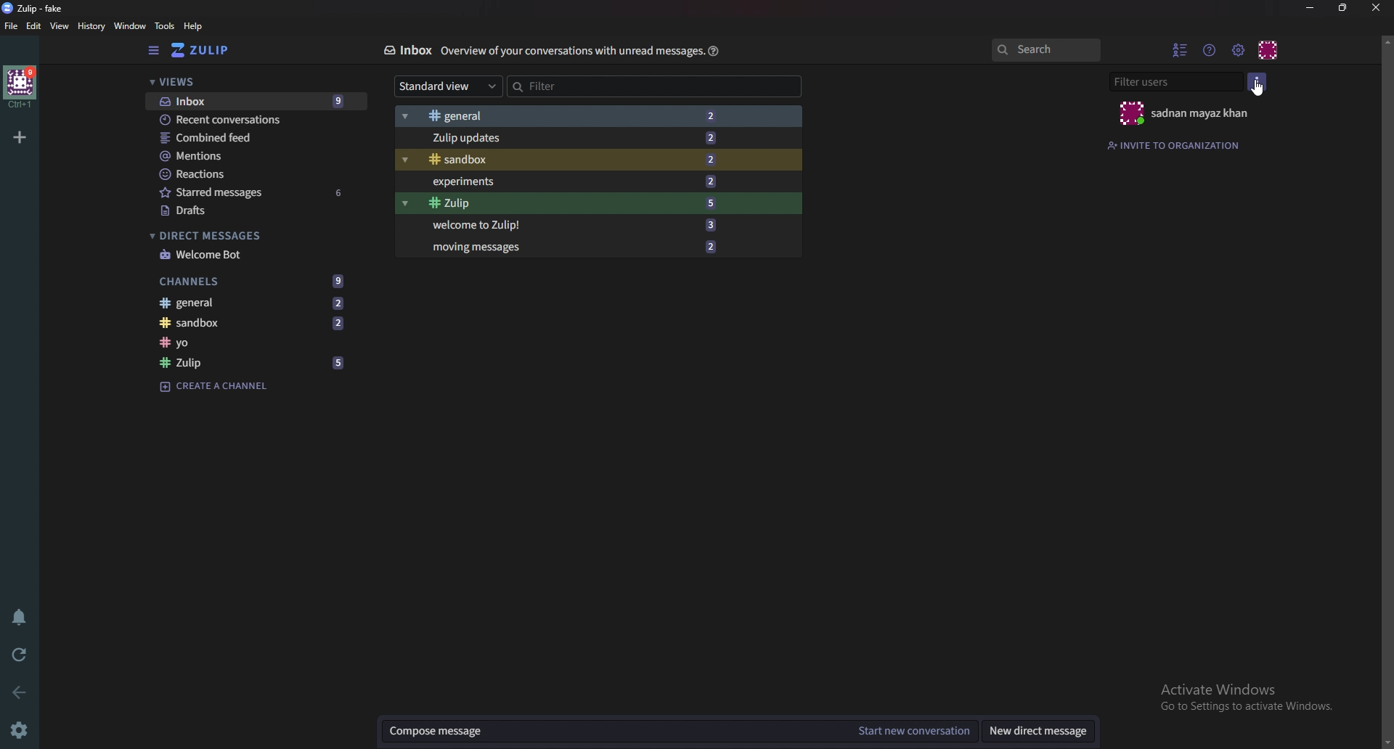  I want to click on Mentions, so click(245, 155).